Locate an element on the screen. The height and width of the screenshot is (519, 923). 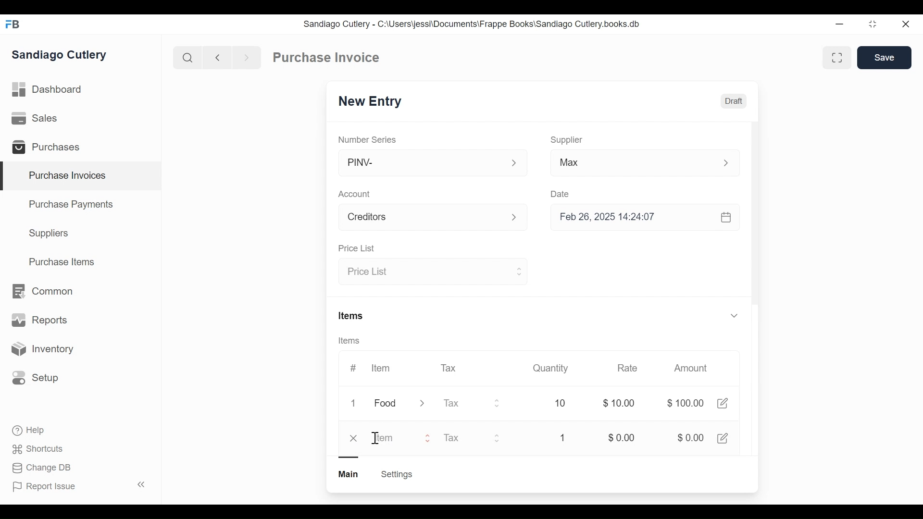
$100.00 is located at coordinates (685, 403).